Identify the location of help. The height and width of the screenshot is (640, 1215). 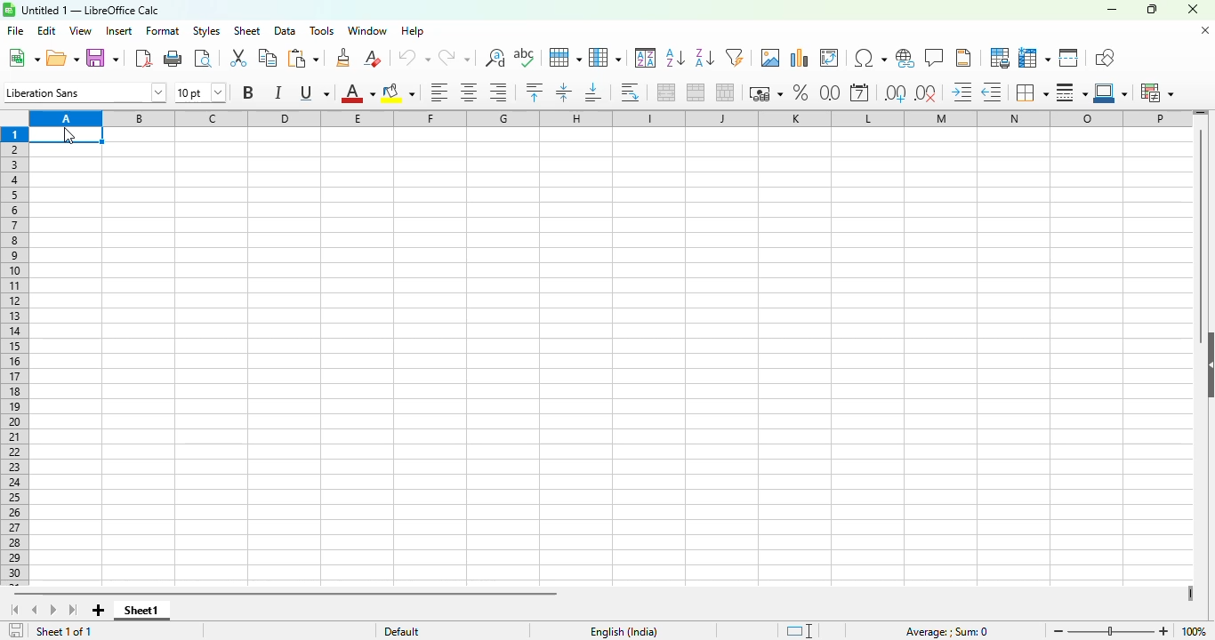
(413, 31).